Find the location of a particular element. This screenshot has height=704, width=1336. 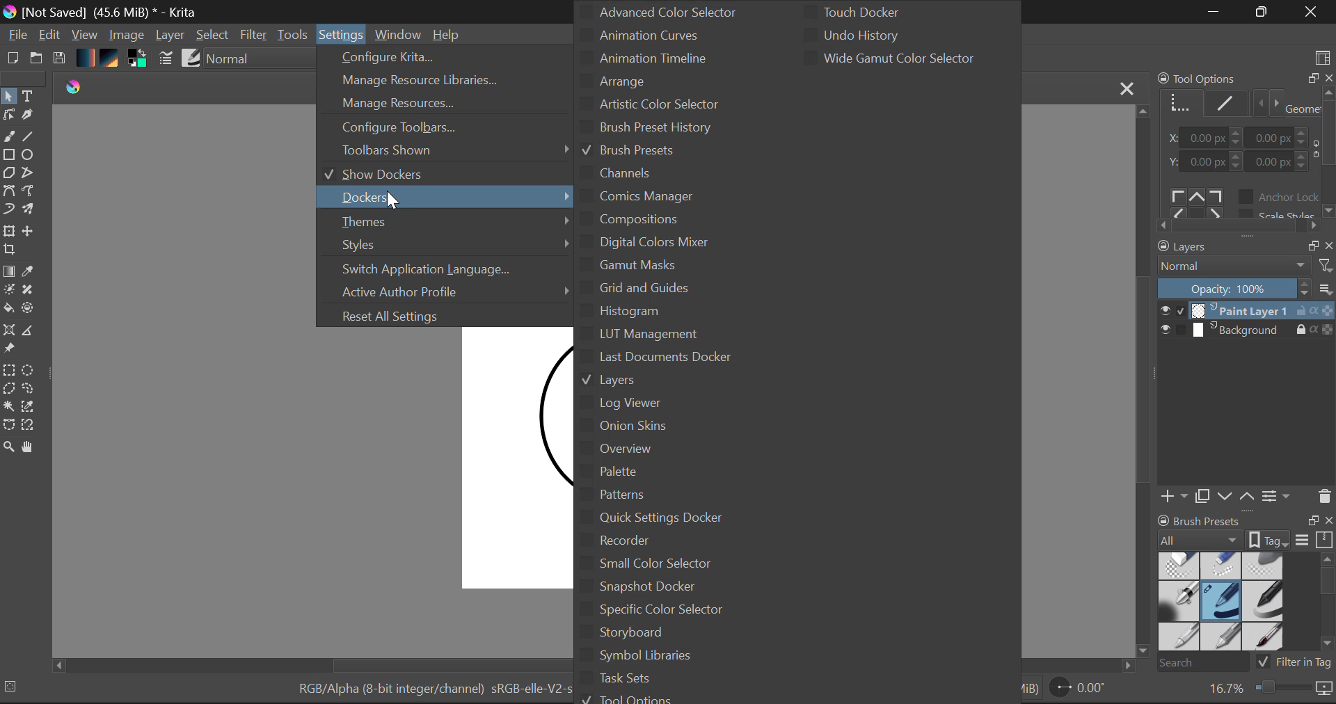

Restore Down is located at coordinates (1214, 13).